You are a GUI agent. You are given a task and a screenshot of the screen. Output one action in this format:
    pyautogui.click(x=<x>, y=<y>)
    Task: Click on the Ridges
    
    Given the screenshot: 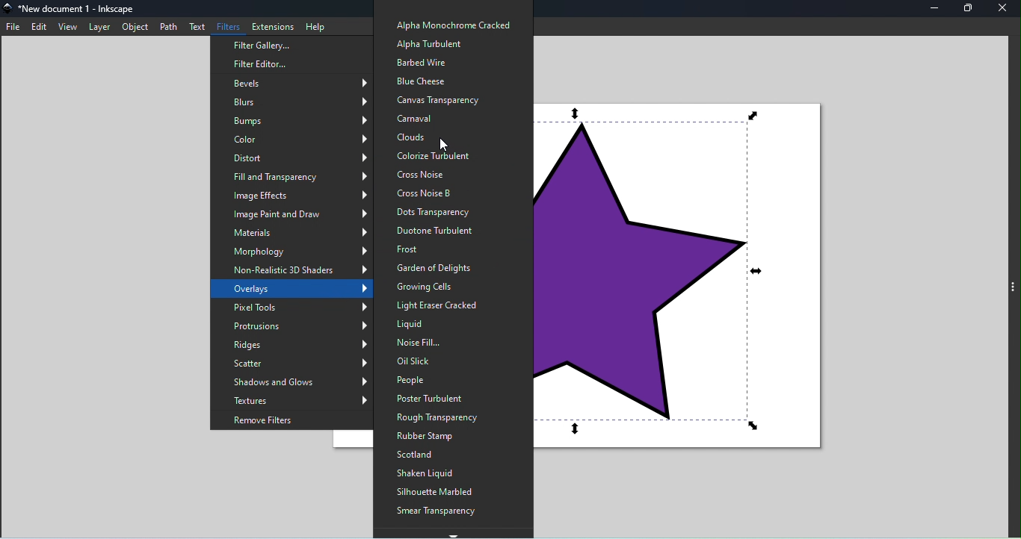 What is the action you would take?
    pyautogui.click(x=297, y=347)
    